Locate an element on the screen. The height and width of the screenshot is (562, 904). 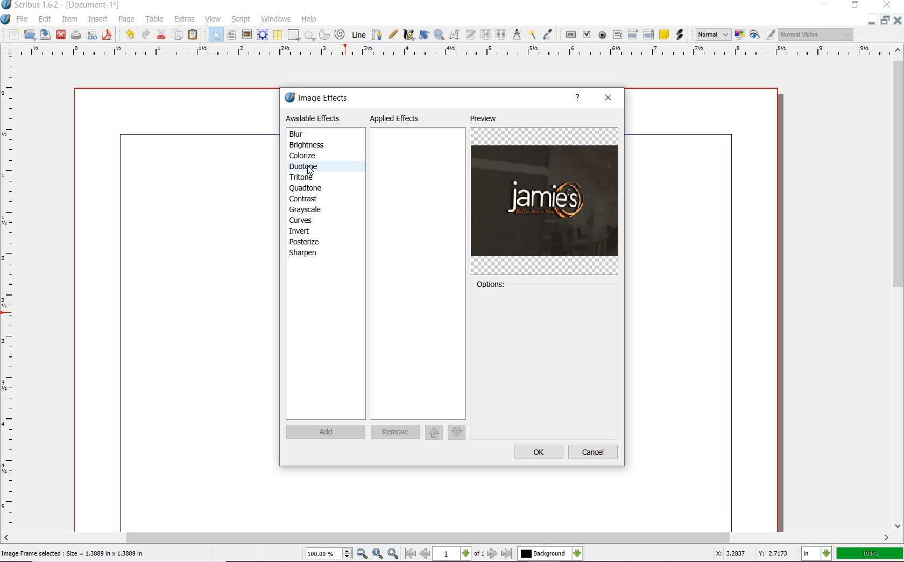
posterize is located at coordinates (305, 241).